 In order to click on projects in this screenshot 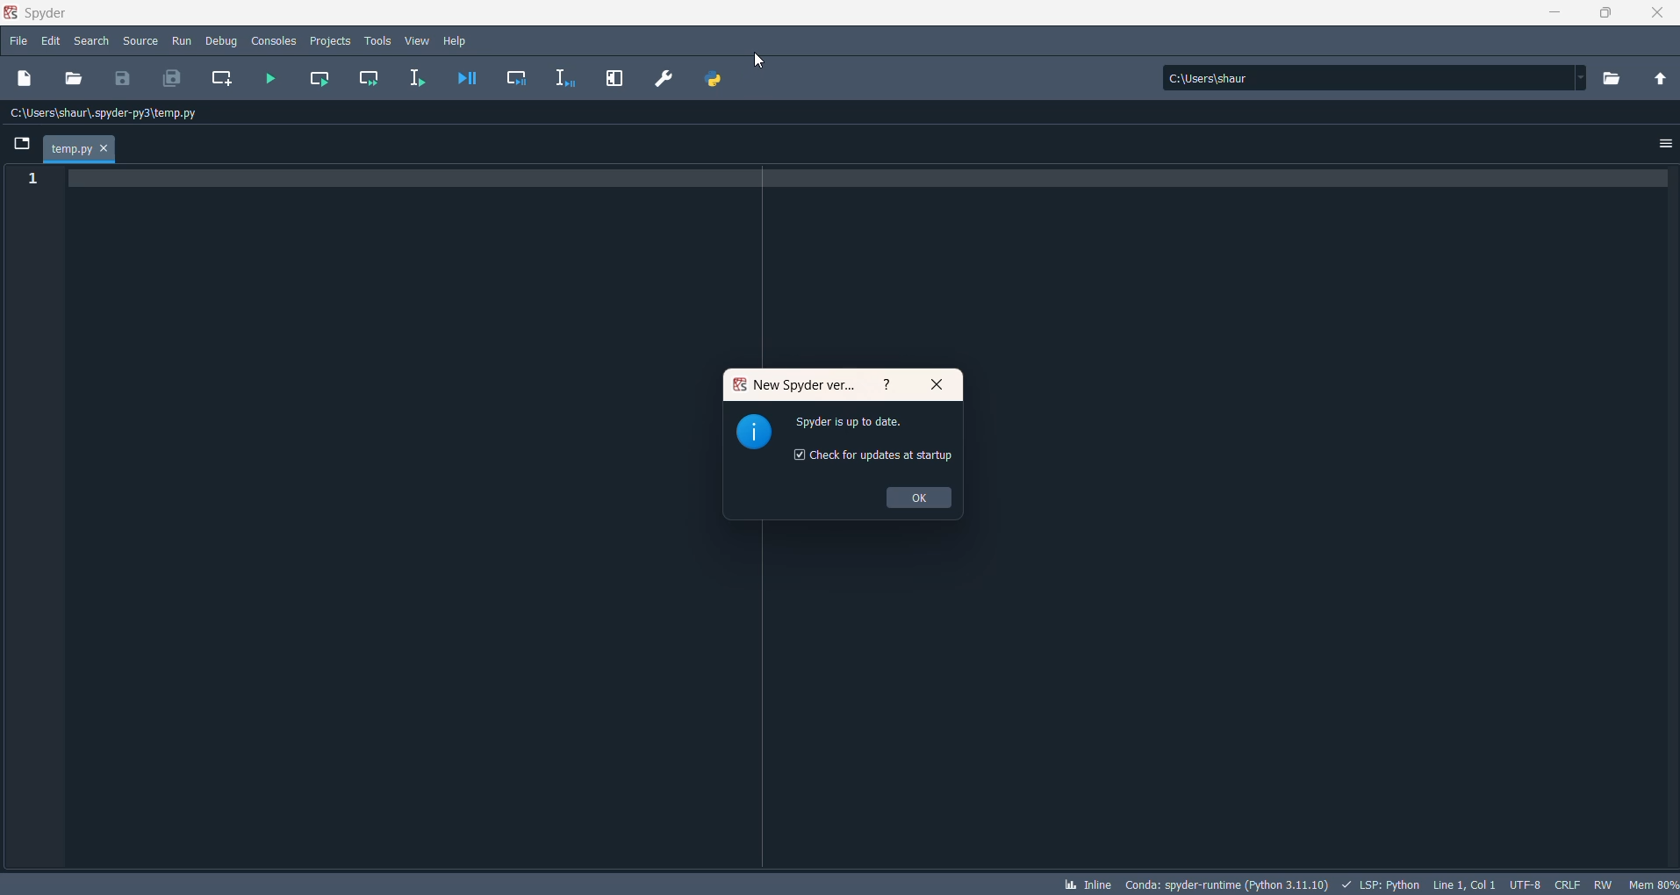, I will do `click(330, 41)`.